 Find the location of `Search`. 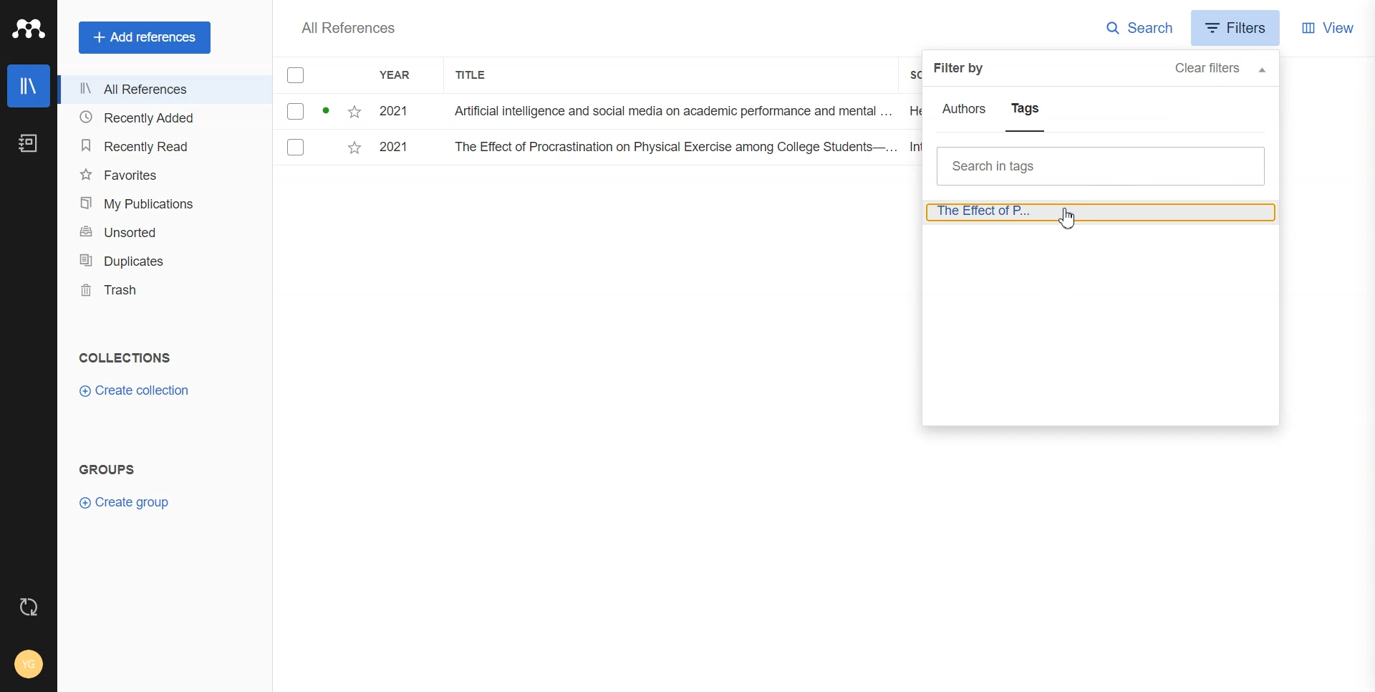

Search is located at coordinates (1139, 29).